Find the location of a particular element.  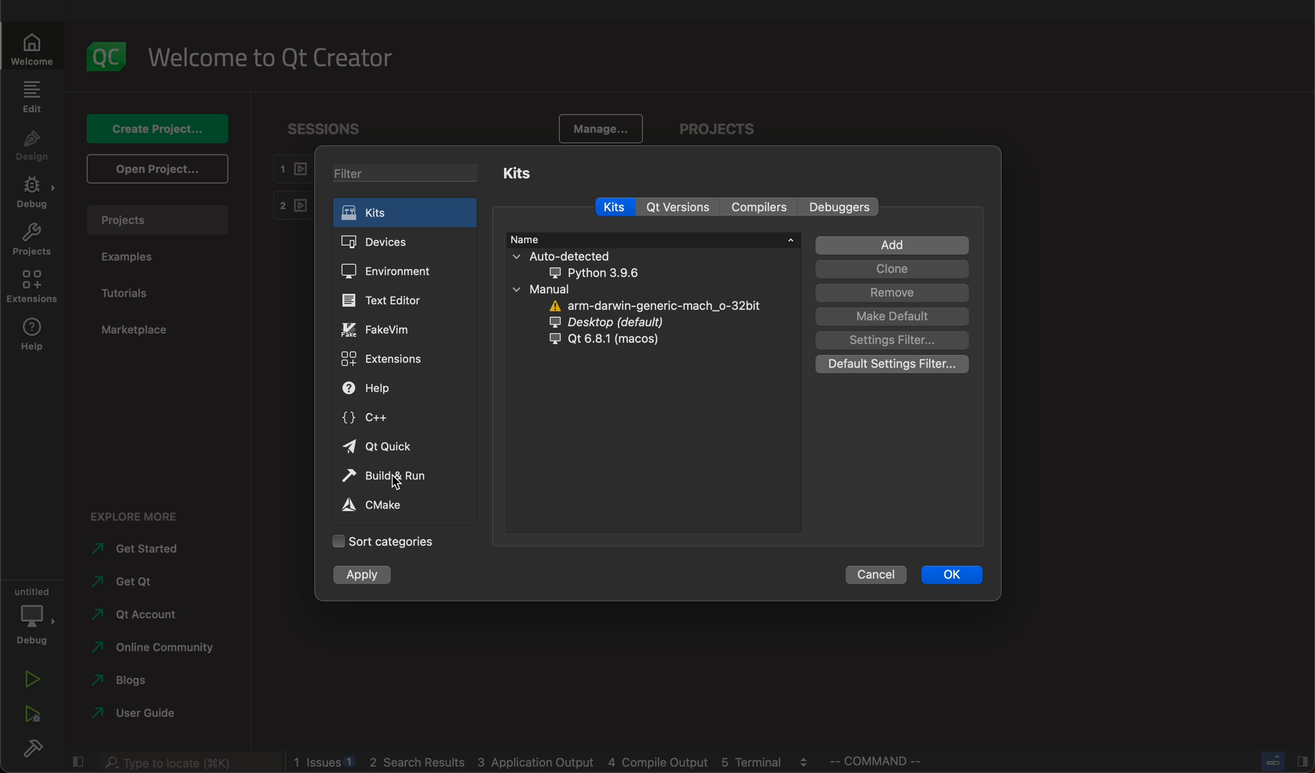

projects is located at coordinates (31, 241).